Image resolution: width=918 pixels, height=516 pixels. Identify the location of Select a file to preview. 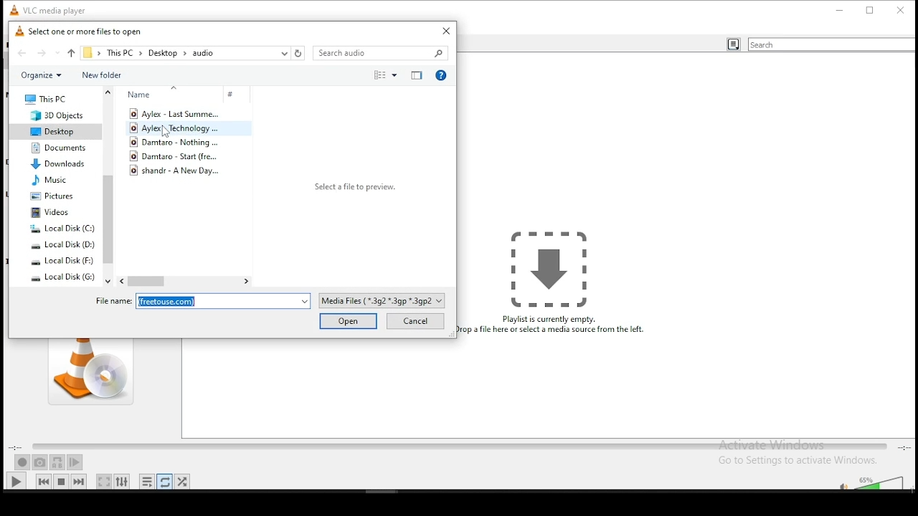
(354, 188).